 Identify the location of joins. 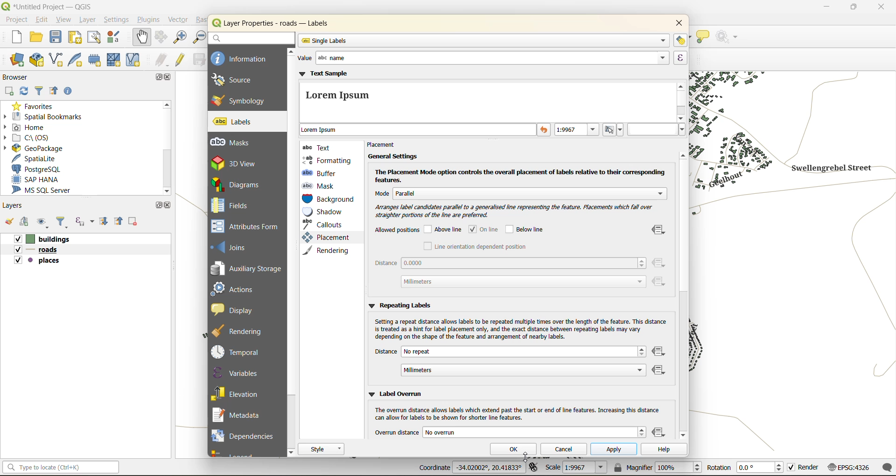
(234, 246).